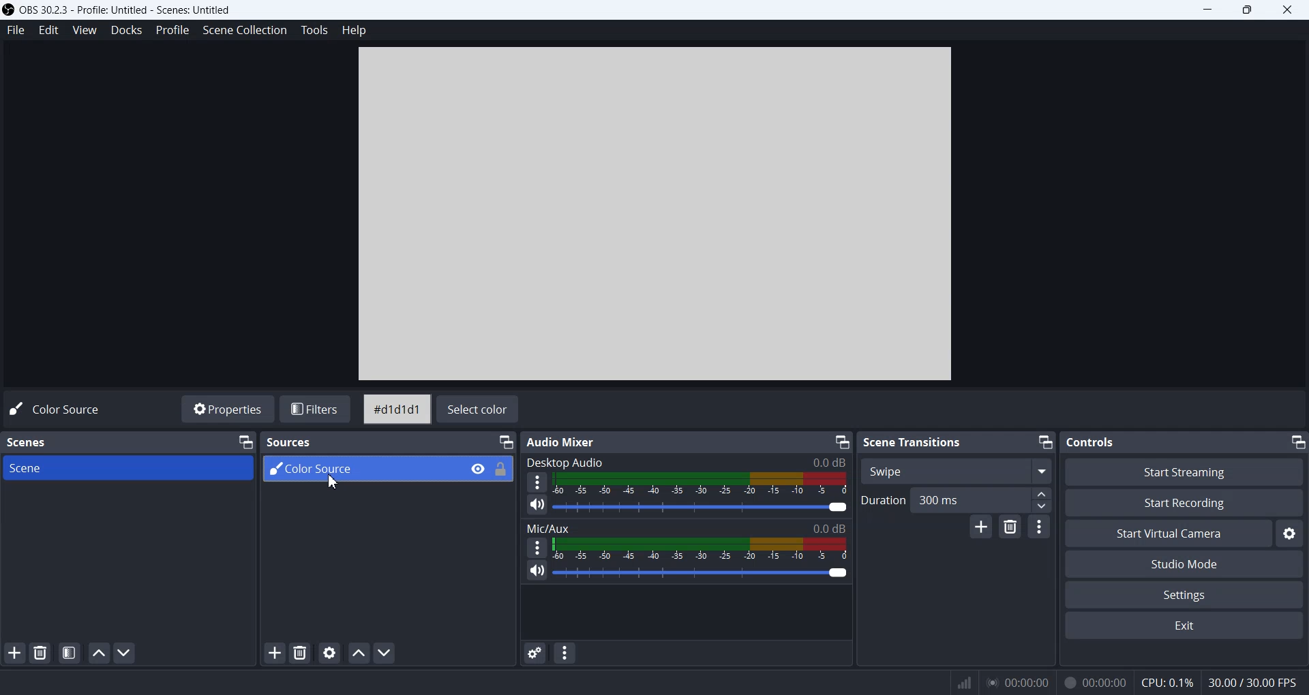  I want to click on Settings, so click(1292, 533).